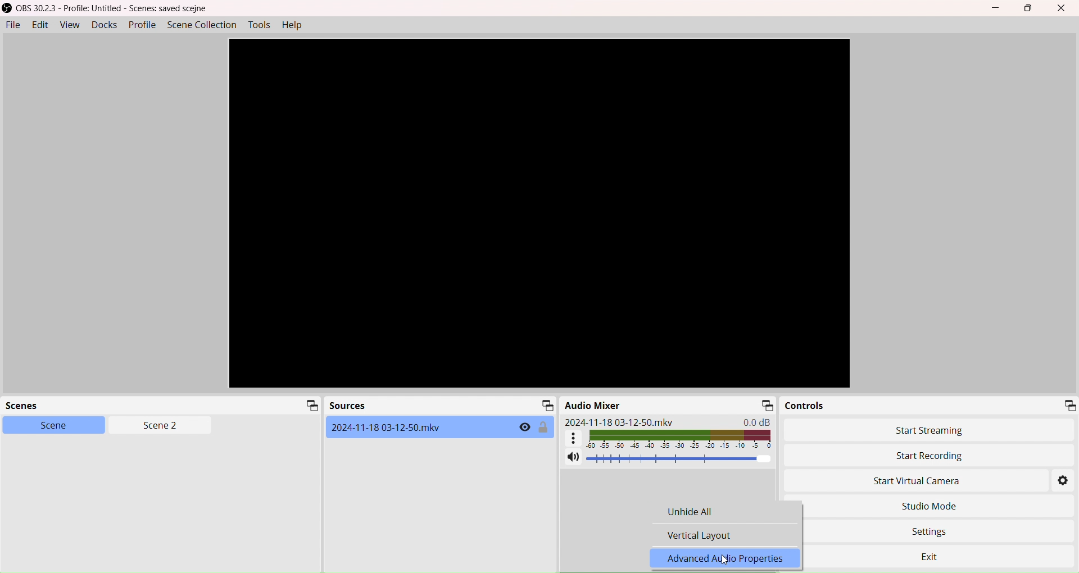 The width and height of the screenshot is (1079, 573). Describe the element at coordinates (700, 535) in the screenshot. I see `Vertical Layout` at that location.